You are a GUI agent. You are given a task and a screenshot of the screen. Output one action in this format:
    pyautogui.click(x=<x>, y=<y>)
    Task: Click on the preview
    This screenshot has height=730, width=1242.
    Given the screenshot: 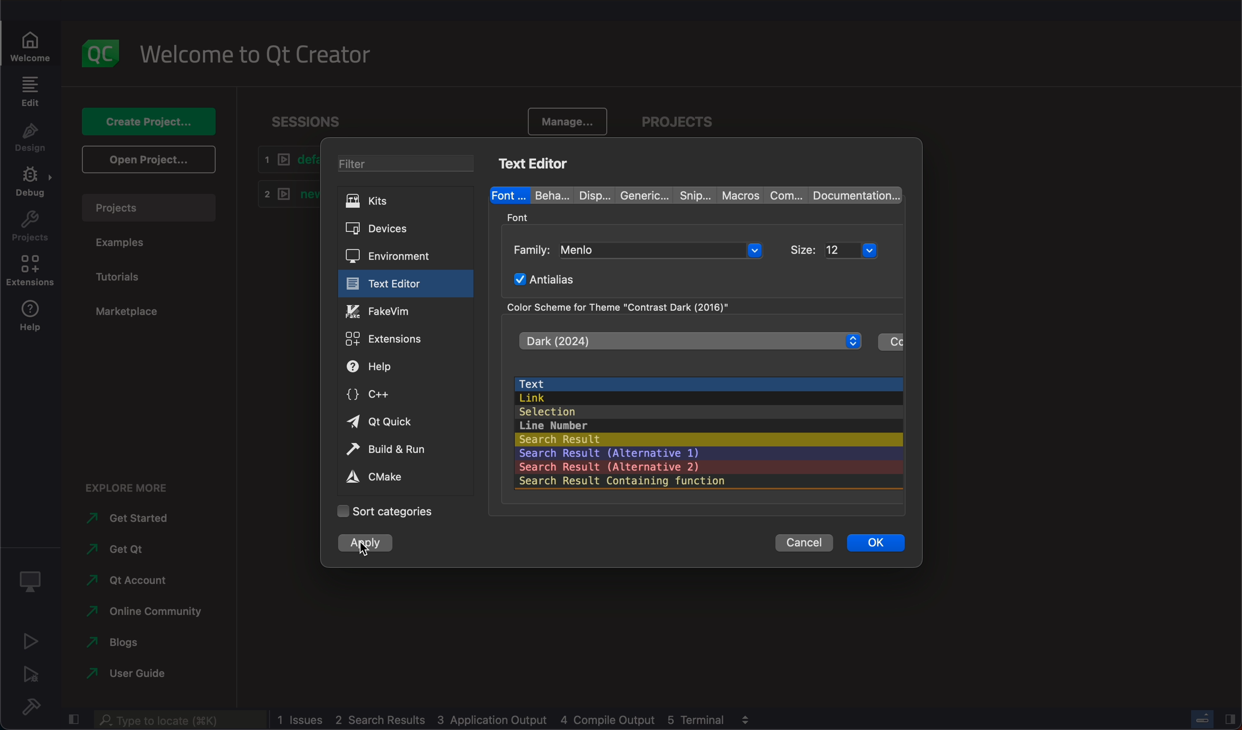 What is the action you would take?
    pyautogui.click(x=709, y=430)
    